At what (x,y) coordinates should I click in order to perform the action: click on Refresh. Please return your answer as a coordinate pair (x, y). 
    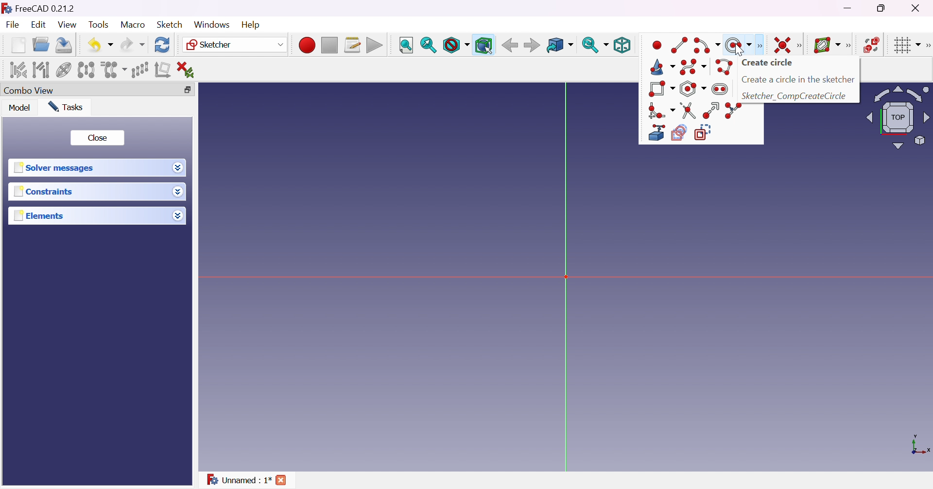
    Looking at the image, I should click on (162, 45).